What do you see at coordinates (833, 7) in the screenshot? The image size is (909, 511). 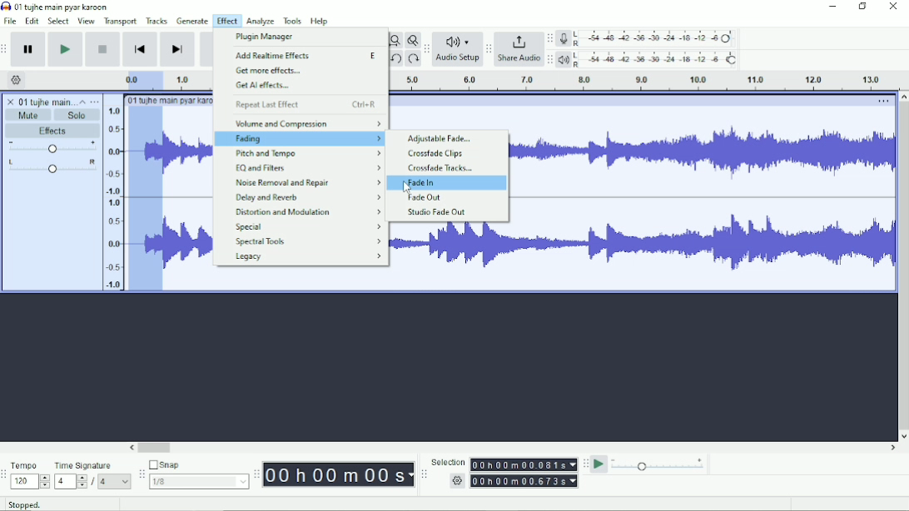 I see `Minimize` at bounding box center [833, 7].